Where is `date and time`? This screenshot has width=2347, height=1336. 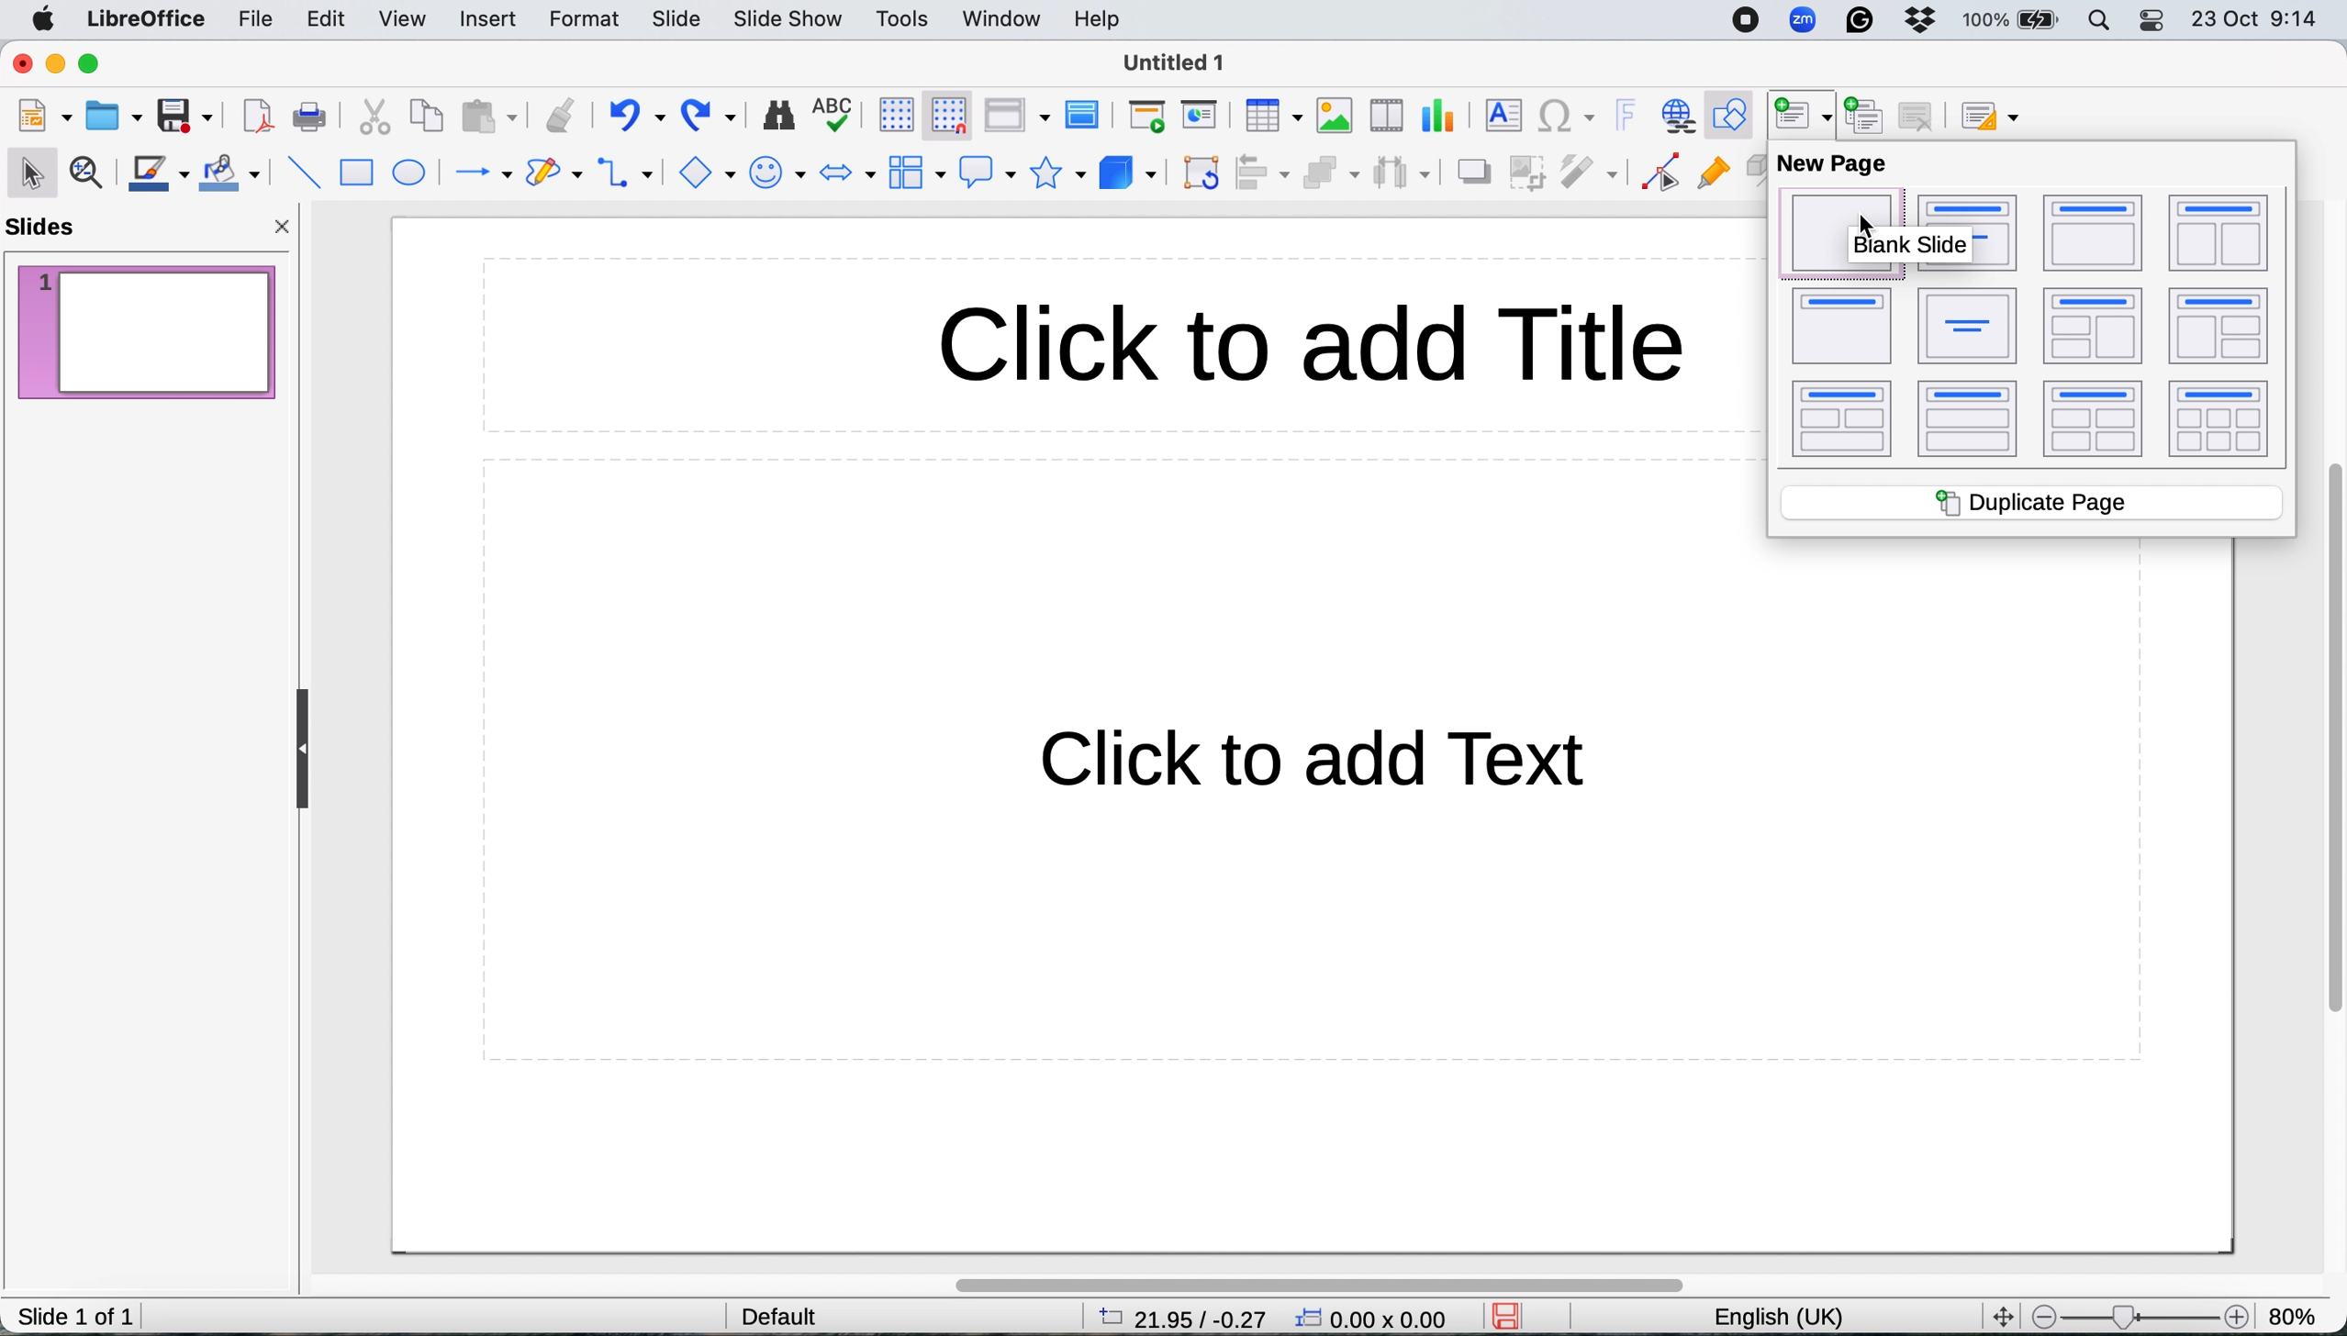
date and time is located at coordinates (2256, 22).